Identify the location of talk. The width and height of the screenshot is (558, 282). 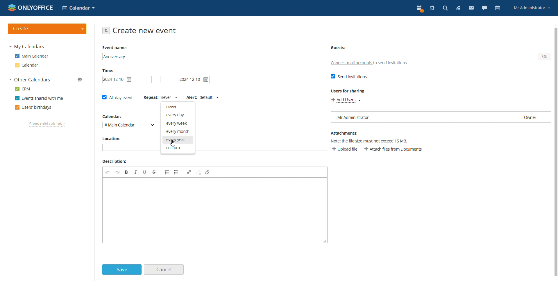
(484, 8).